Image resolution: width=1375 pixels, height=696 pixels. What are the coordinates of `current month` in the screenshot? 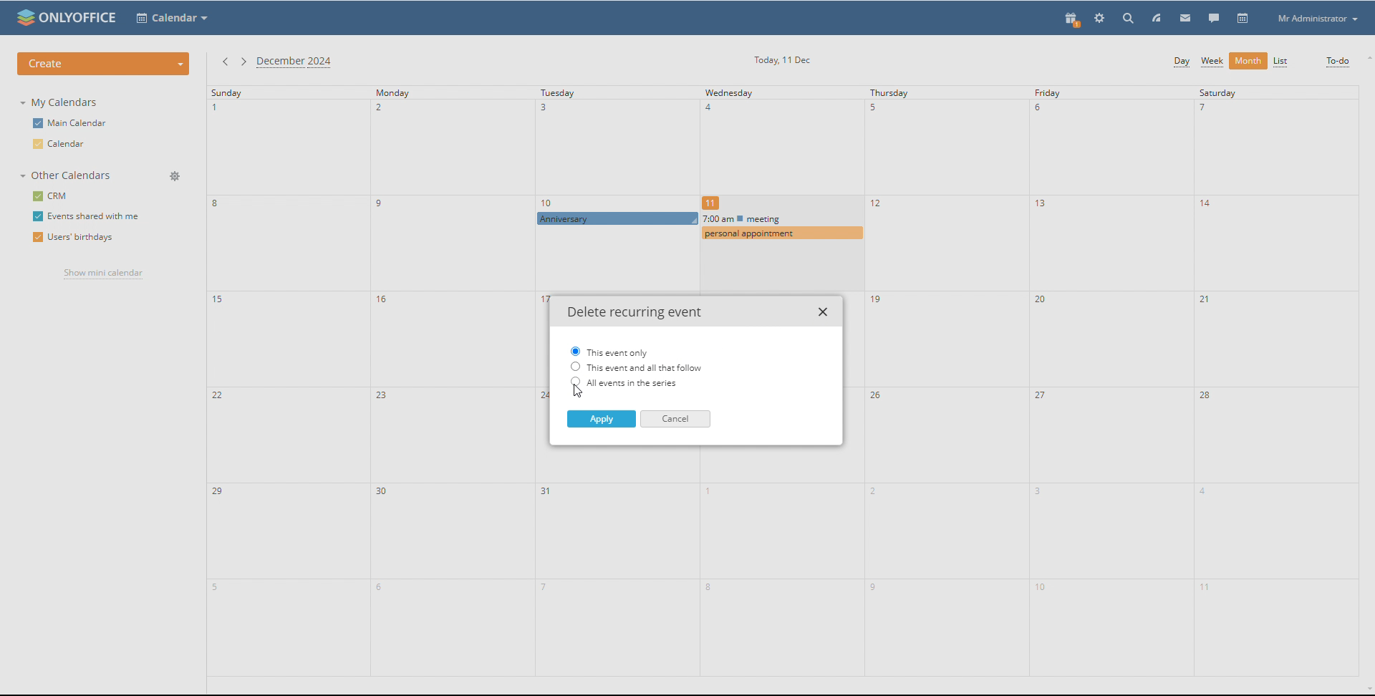 It's located at (297, 63).